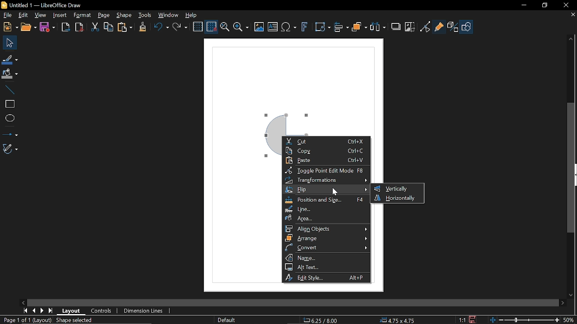 The width and height of the screenshot is (577, 324). Describe the element at coordinates (525, 320) in the screenshot. I see `Change zoom` at that location.